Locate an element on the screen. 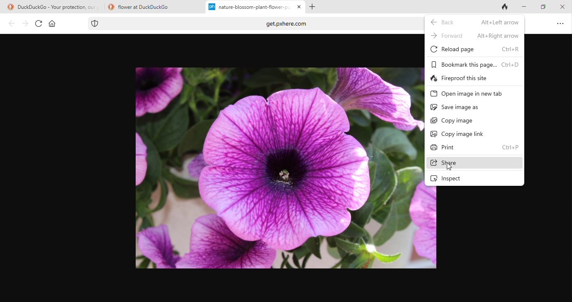  close tab and clear data is located at coordinates (501, 8).